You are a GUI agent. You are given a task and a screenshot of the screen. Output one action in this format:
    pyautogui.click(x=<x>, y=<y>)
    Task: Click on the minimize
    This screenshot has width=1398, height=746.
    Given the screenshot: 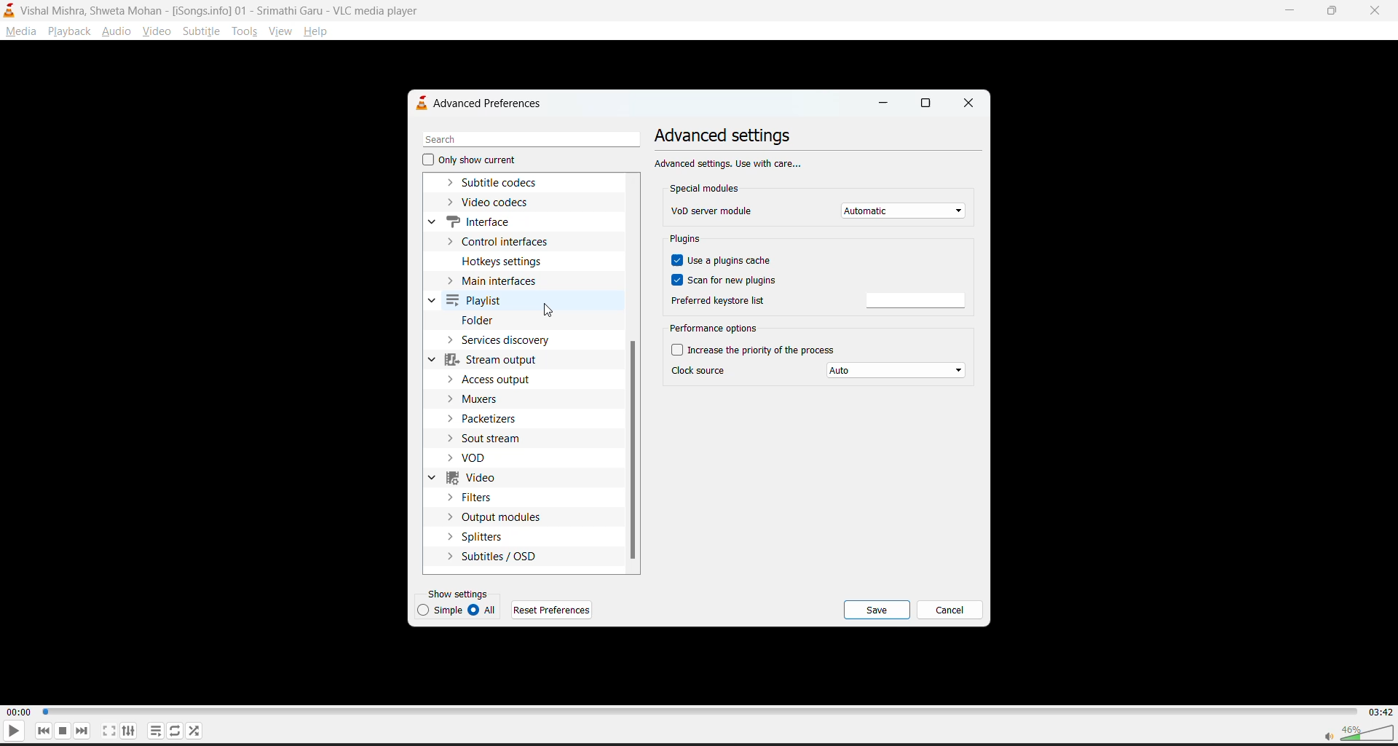 What is the action you would take?
    pyautogui.click(x=880, y=102)
    